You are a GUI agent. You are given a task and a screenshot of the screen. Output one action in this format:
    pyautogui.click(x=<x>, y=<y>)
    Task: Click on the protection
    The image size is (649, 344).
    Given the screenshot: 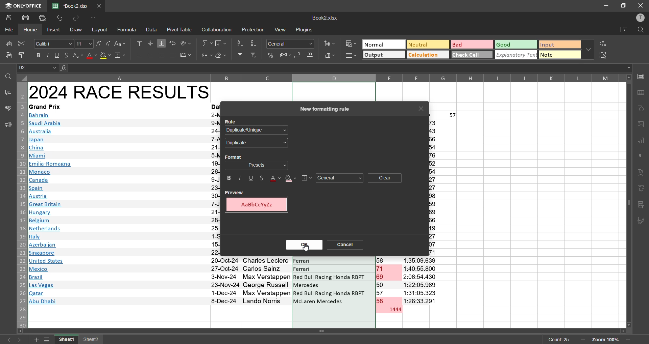 What is the action you would take?
    pyautogui.click(x=254, y=30)
    